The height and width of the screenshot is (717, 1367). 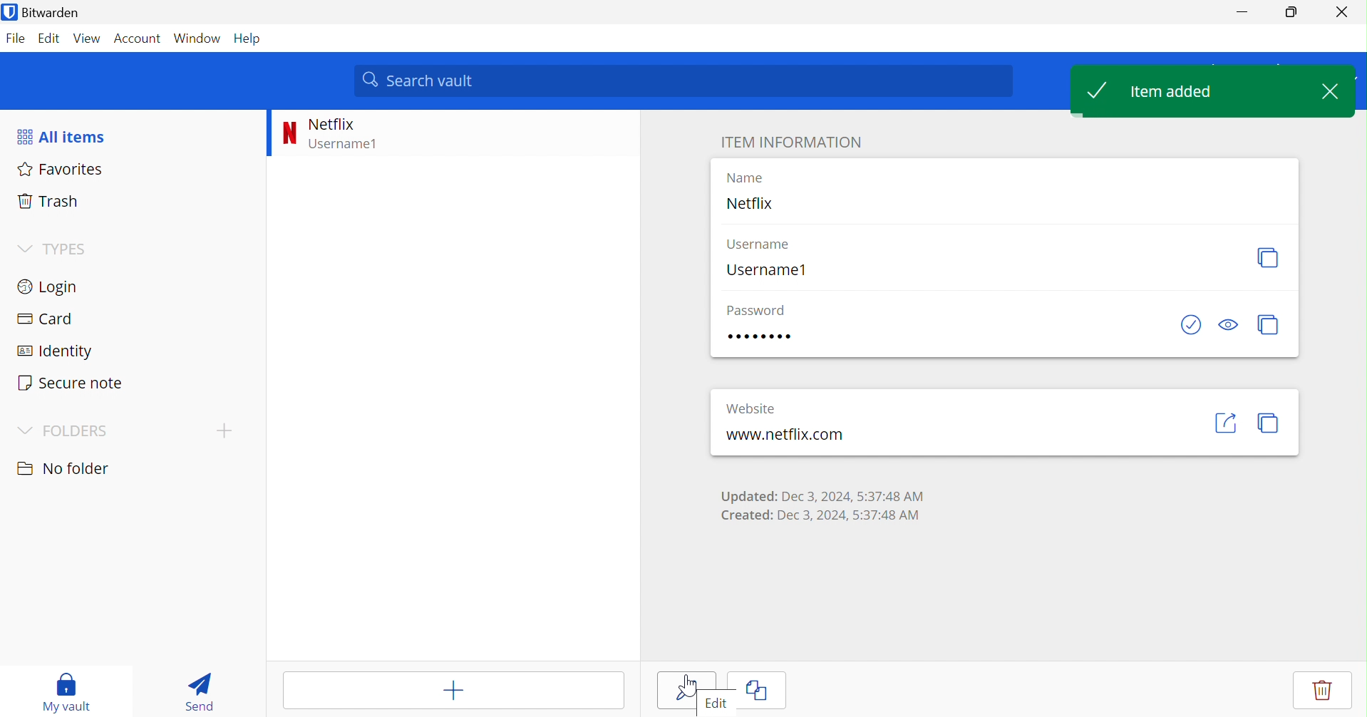 I want to click on Password, so click(x=755, y=311).